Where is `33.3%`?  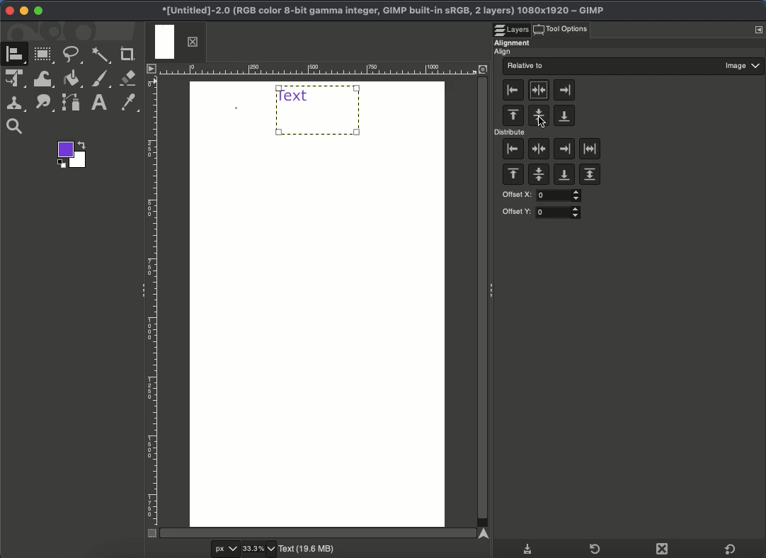
33.3% is located at coordinates (260, 549).